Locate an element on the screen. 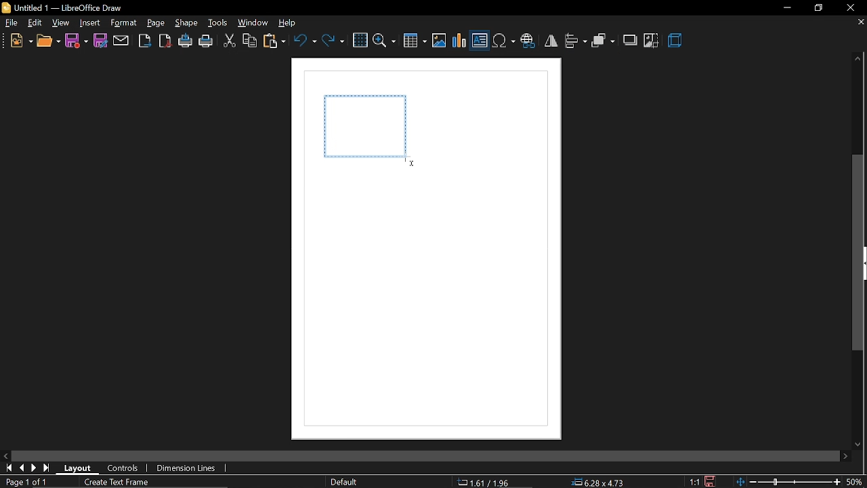  window is located at coordinates (253, 23).